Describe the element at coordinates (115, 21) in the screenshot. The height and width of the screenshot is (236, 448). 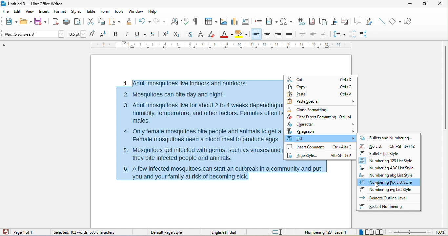
I see `paste` at that location.